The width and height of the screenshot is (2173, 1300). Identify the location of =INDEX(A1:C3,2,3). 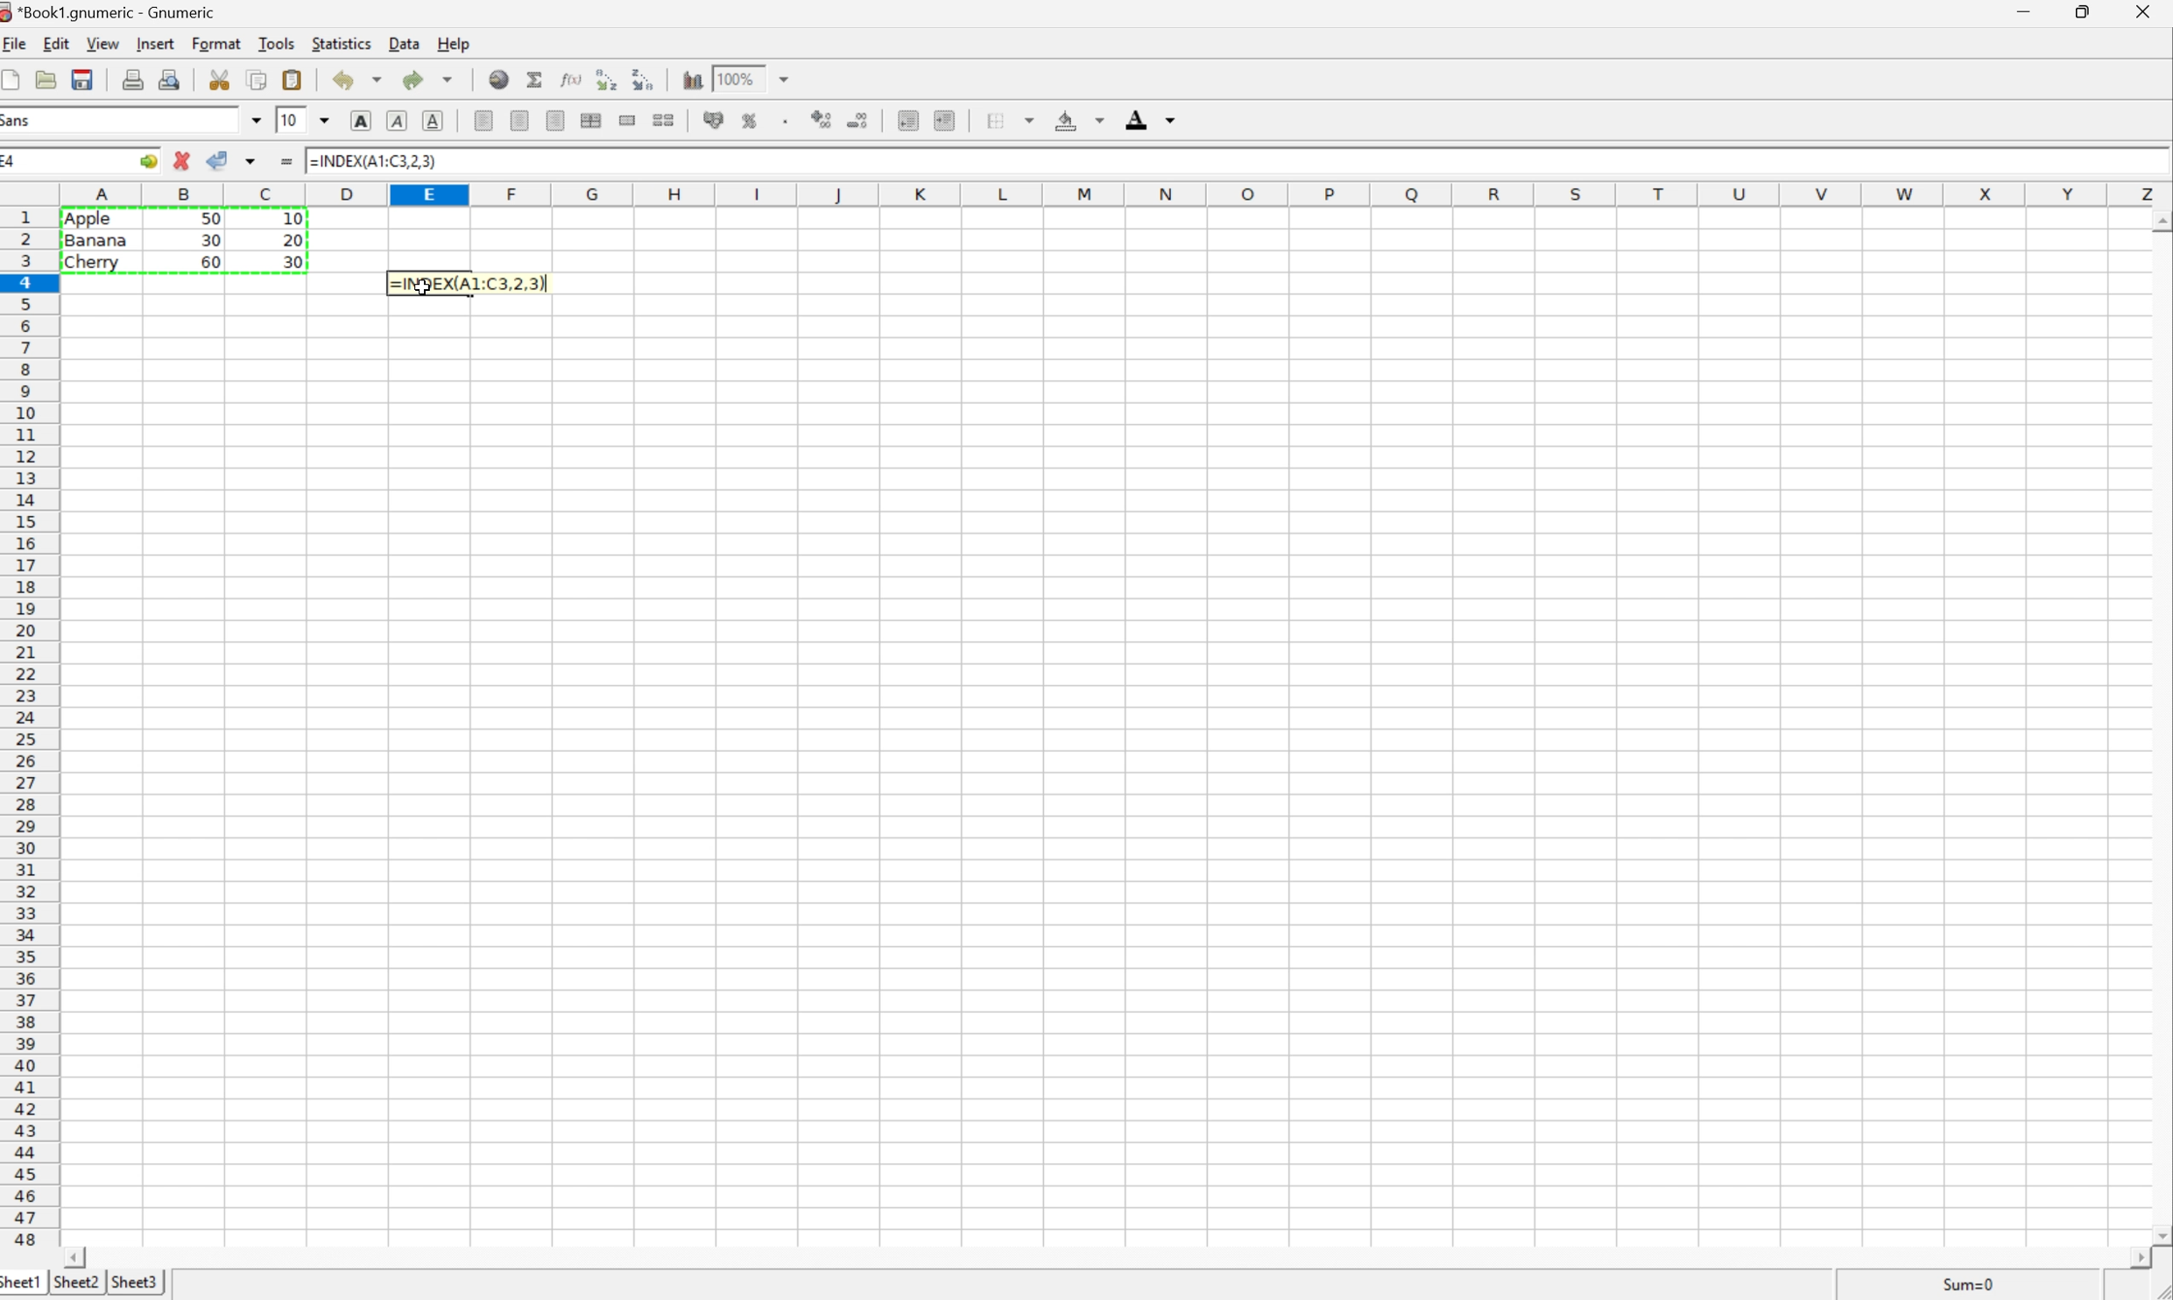
(476, 282).